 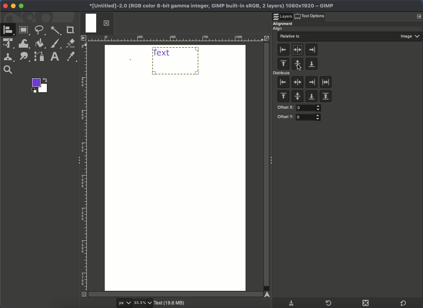 What do you see at coordinates (24, 43) in the screenshot?
I see `Warp transformation` at bounding box center [24, 43].